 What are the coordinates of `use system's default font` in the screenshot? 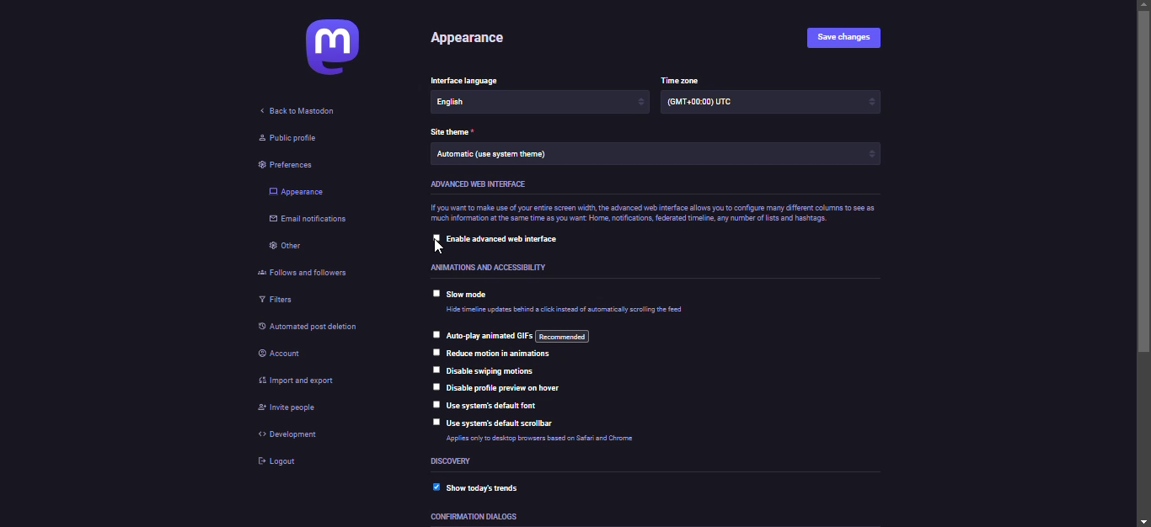 It's located at (496, 404).